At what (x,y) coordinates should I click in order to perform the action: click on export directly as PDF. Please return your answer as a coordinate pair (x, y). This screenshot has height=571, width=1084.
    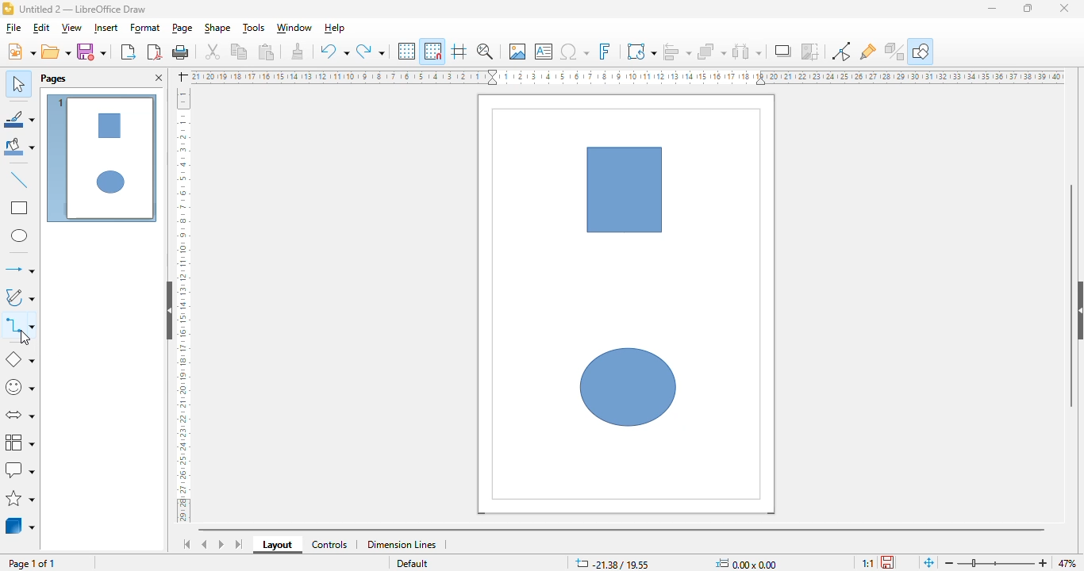
    Looking at the image, I should click on (156, 52).